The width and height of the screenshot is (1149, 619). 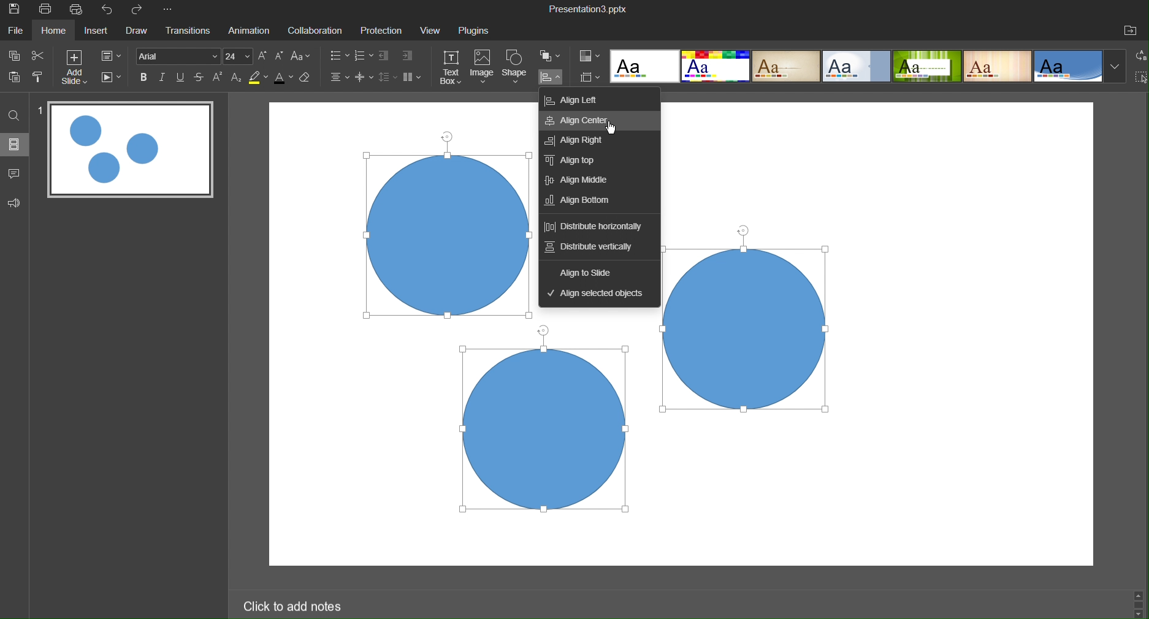 I want to click on Scroll down , so click(x=1139, y=615).